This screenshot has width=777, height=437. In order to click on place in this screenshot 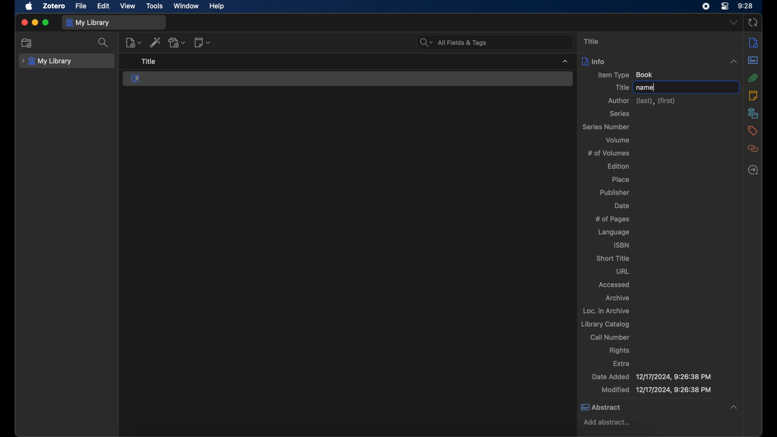, I will do `click(621, 180)`.